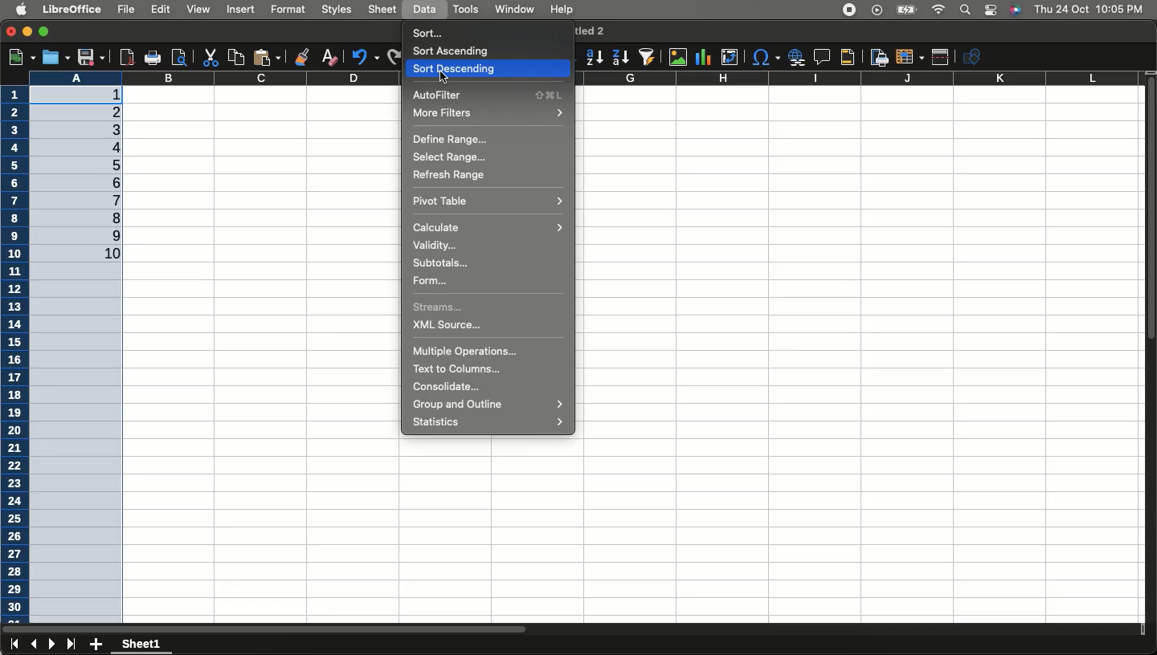 Image resolution: width=1157 pixels, height=655 pixels. What do you see at coordinates (243, 11) in the screenshot?
I see `Insert` at bounding box center [243, 11].